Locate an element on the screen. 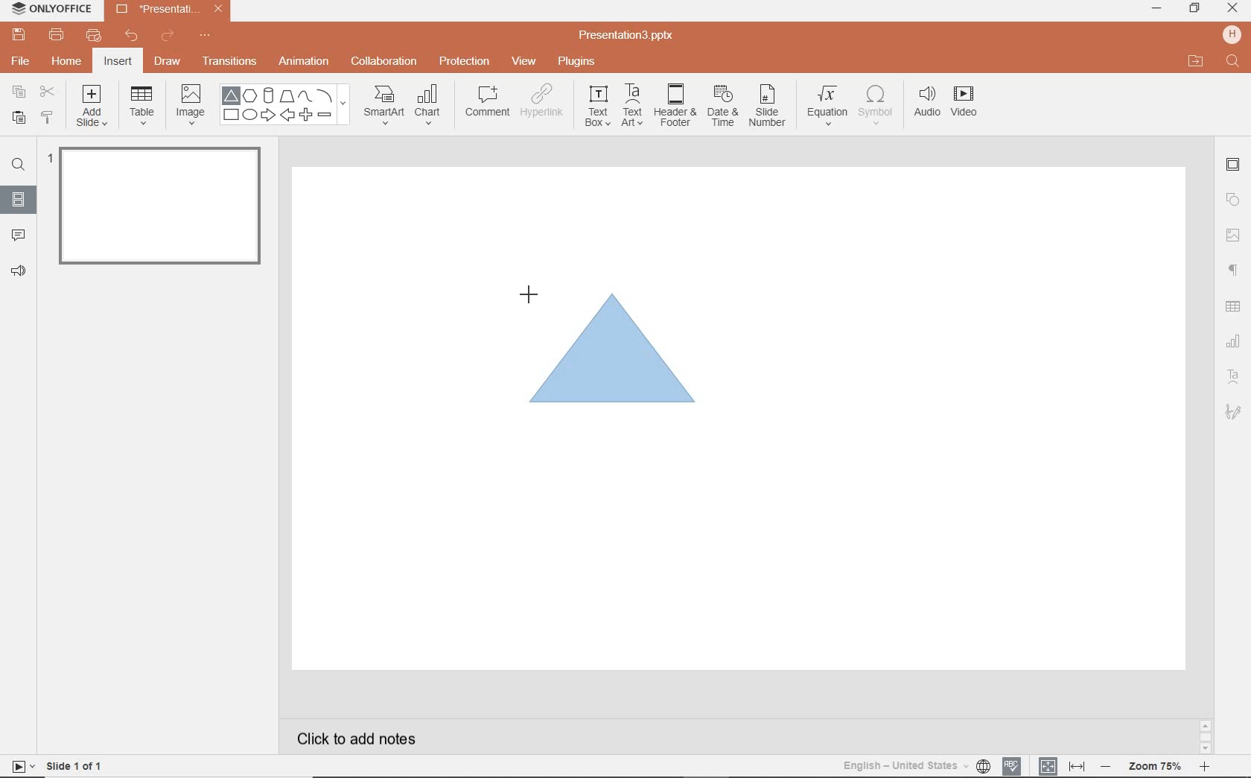 Image resolution: width=1251 pixels, height=778 pixels. MINIMIZE is located at coordinates (1156, 9).